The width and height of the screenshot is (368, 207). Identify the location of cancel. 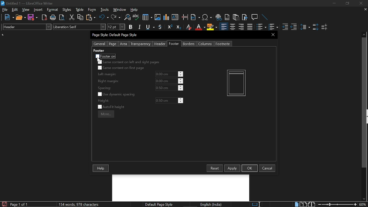
(267, 168).